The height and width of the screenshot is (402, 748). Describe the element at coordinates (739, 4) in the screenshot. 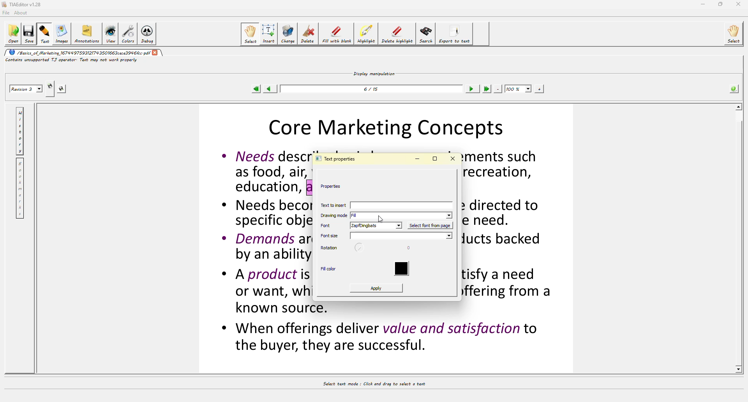

I see `close` at that location.